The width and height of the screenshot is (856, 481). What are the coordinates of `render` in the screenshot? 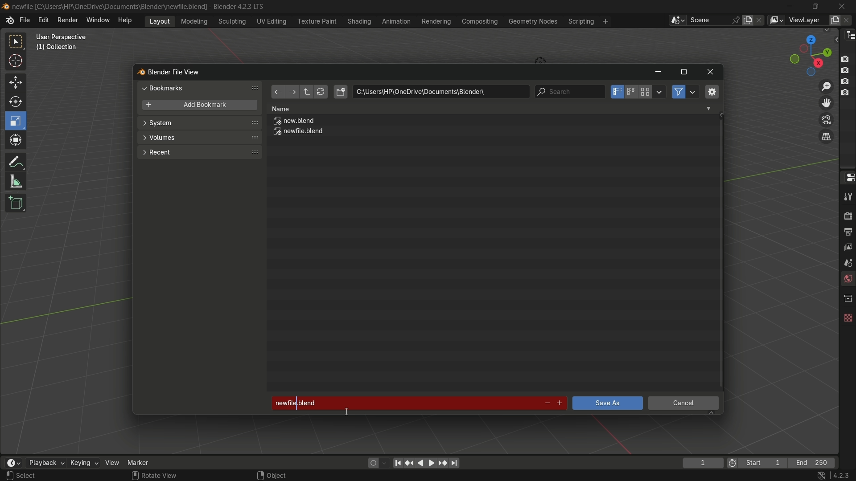 It's located at (846, 215).